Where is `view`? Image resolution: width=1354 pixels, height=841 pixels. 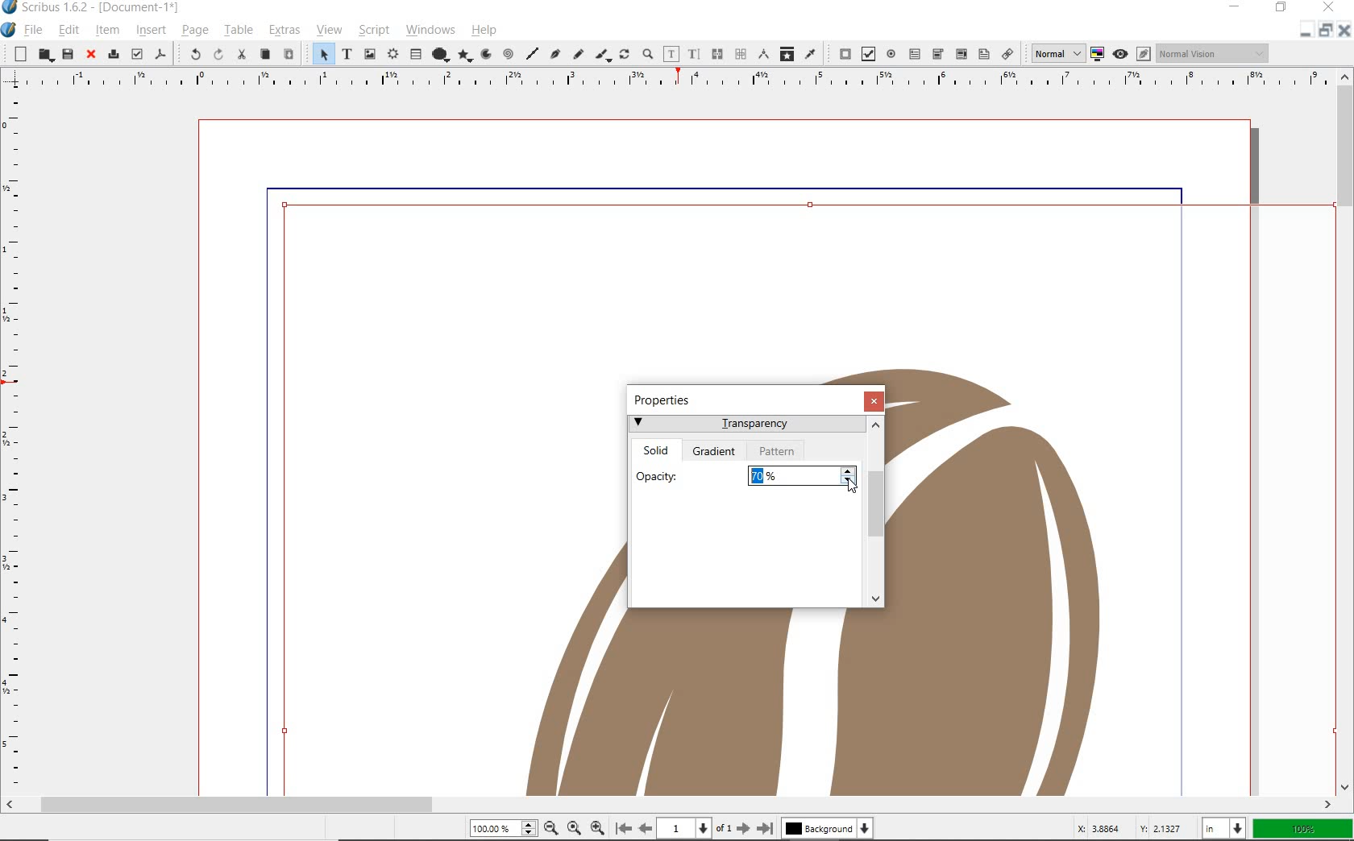
view is located at coordinates (328, 31).